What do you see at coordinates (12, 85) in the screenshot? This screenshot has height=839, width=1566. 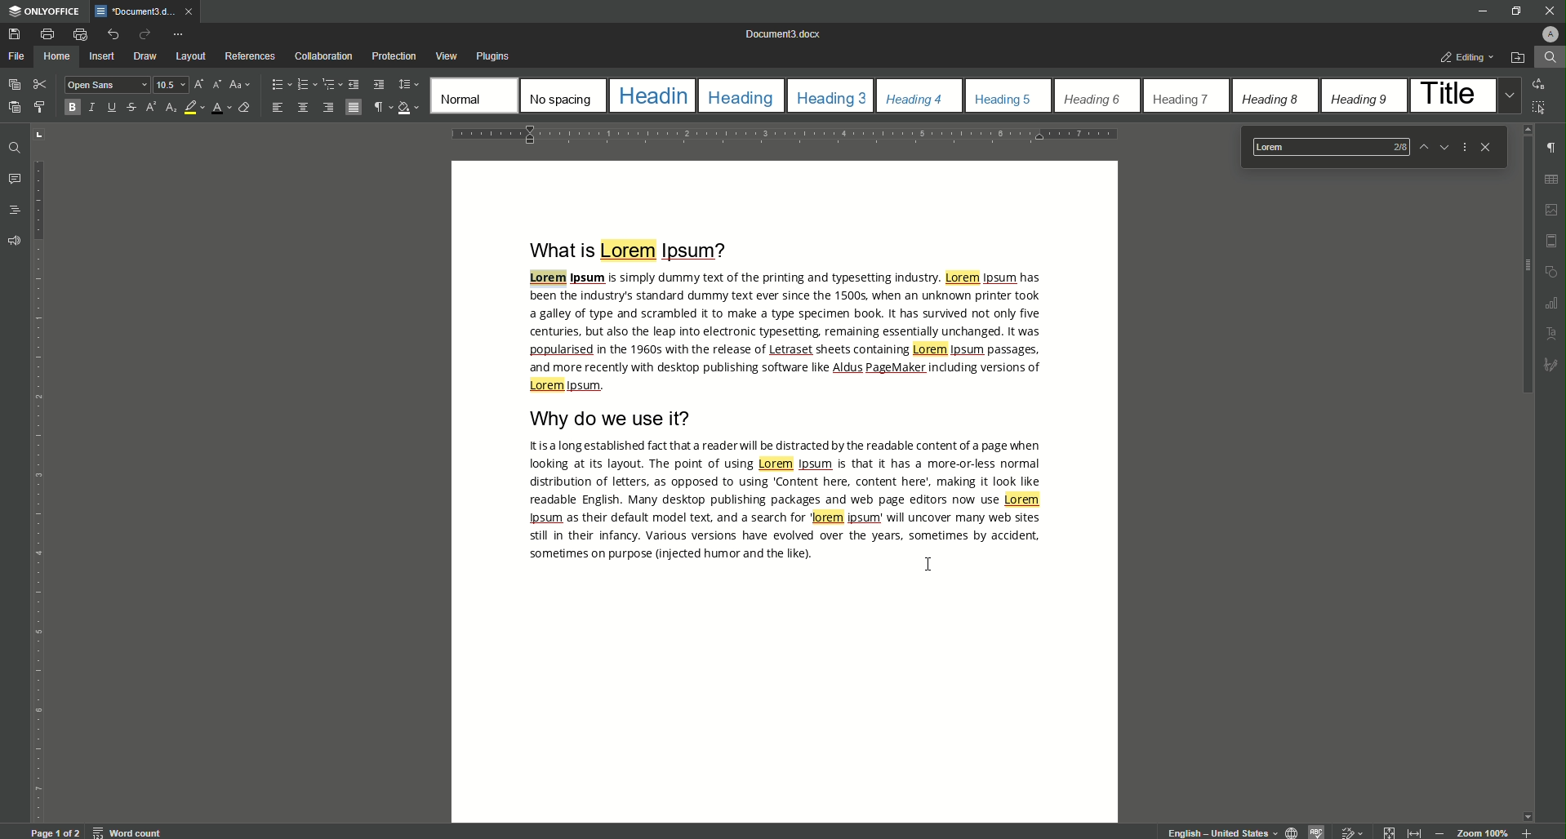 I see `Copy` at bounding box center [12, 85].